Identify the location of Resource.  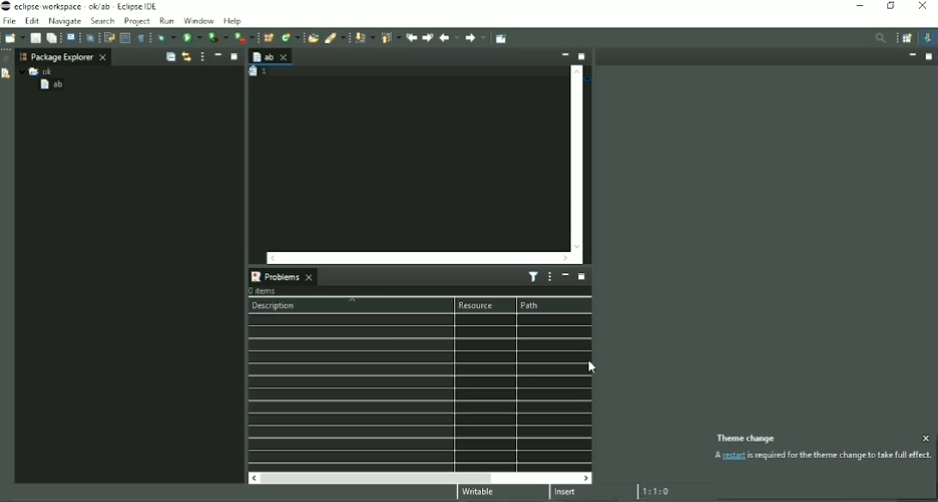
(478, 304).